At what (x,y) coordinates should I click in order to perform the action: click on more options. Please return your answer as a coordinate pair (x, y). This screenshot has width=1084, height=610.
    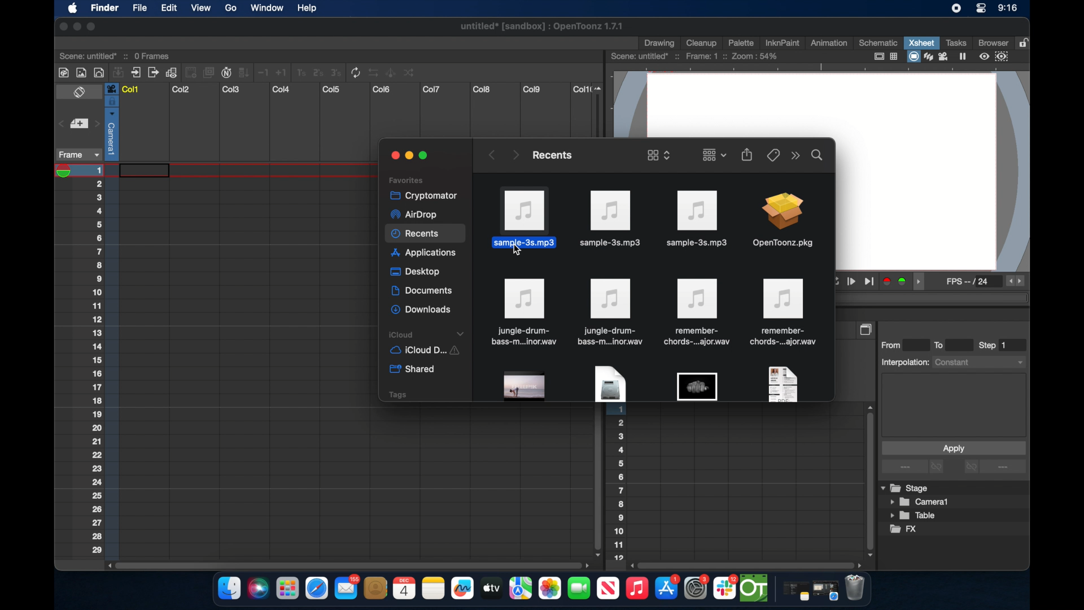
    Looking at the image, I should click on (995, 468).